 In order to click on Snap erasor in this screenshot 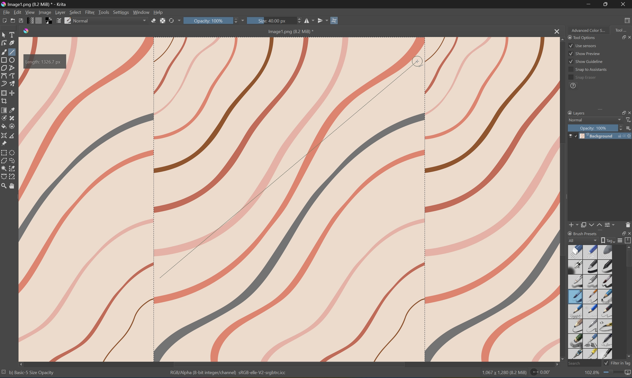, I will do `click(582, 78)`.